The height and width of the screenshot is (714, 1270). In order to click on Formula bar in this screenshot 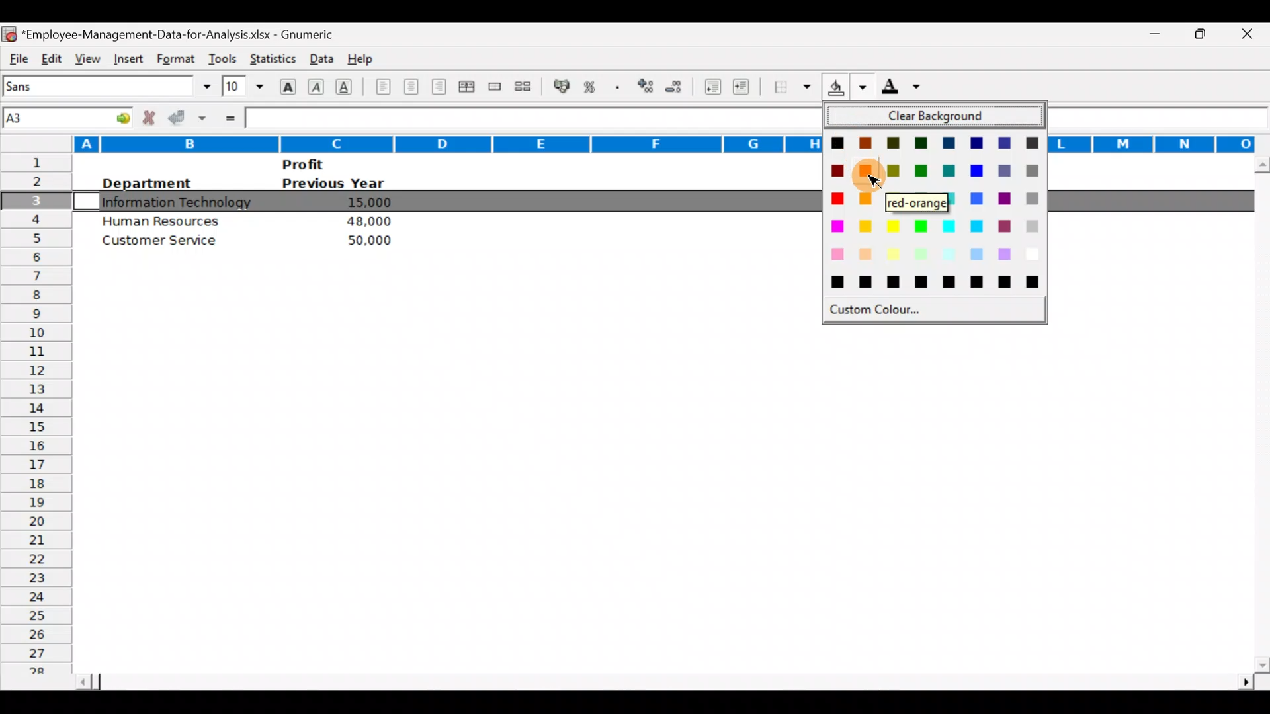, I will do `click(527, 118)`.